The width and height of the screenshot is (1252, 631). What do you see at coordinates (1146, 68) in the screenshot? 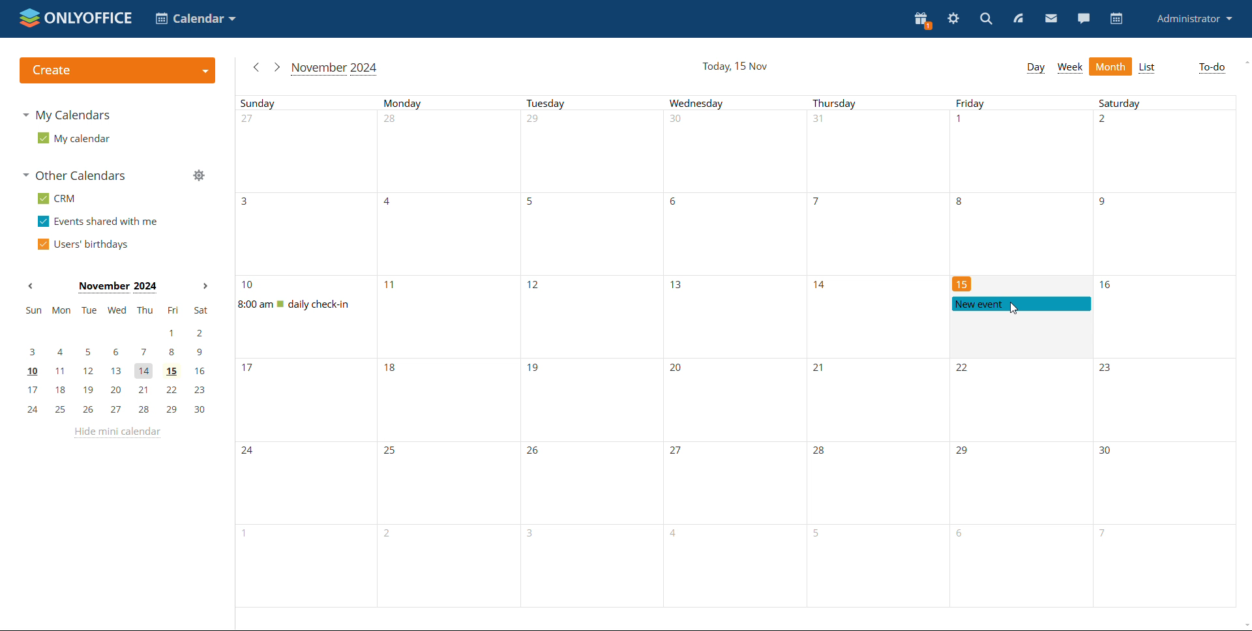
I see `list view` at bounding box center [1146, 68].